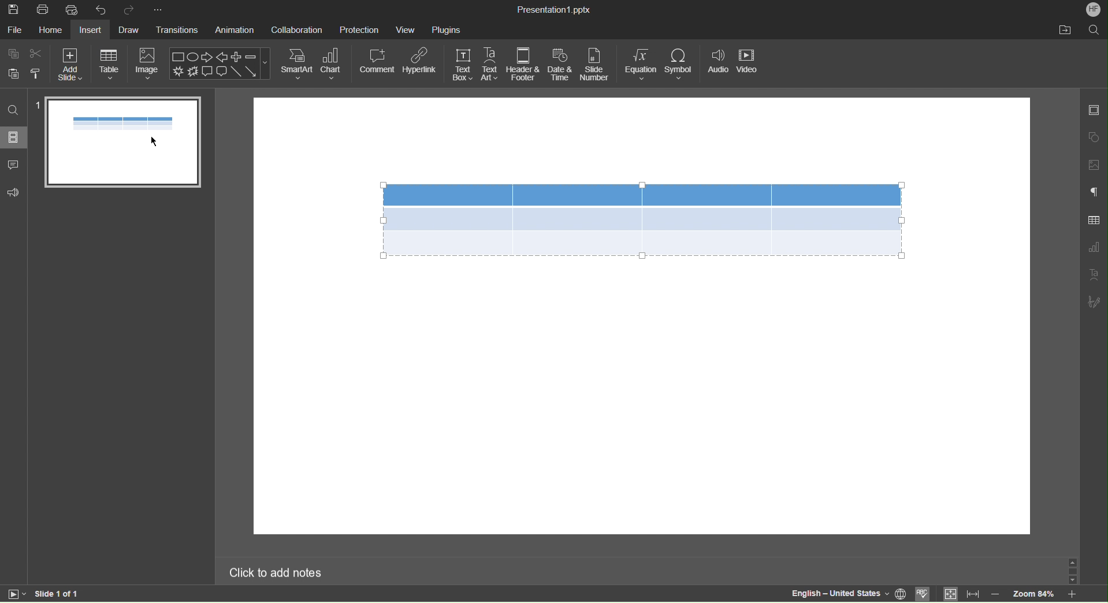 The height and width of the screenshot is (603, 1108). What do you see at coordinates (1094, 219) in the screenshot?
I see `Table Settings` at bounding box center [1094, 219].